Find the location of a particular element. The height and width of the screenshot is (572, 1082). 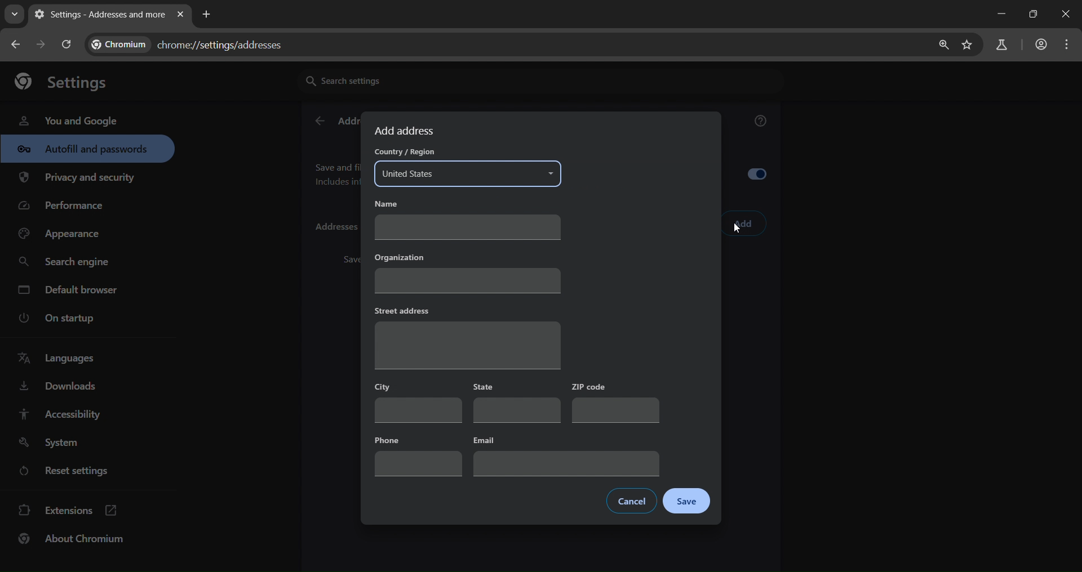

organization is located at coordinates (468, 271).